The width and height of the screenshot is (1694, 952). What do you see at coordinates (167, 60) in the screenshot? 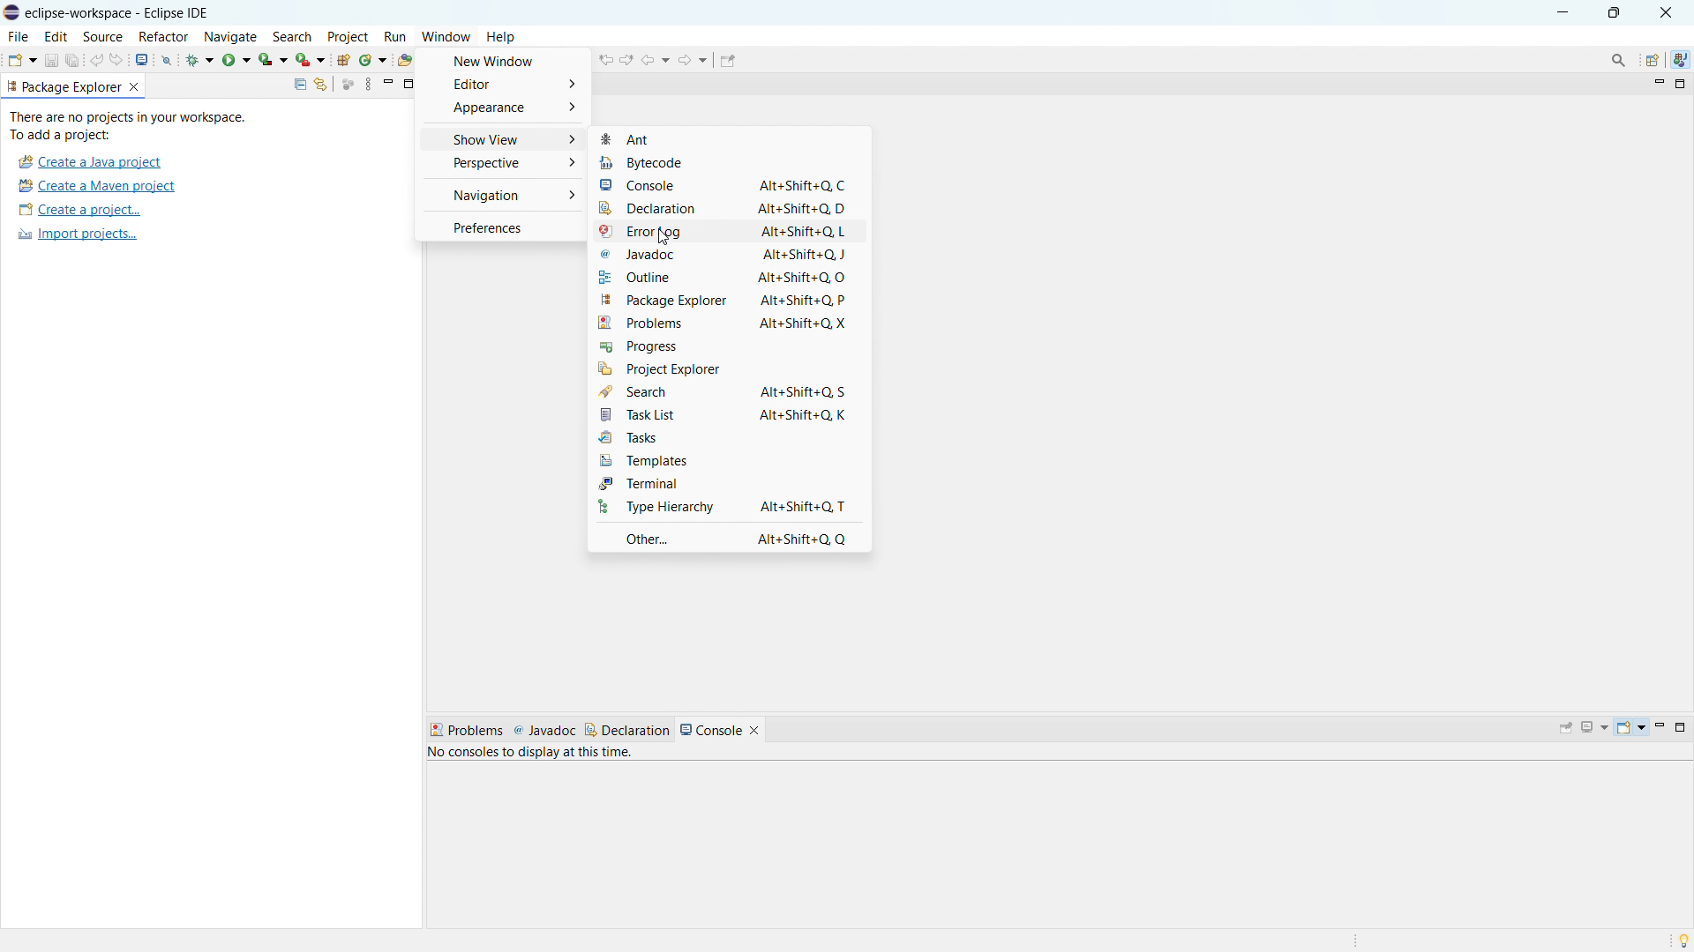
I see `skip all breakpoints` at bounding box center [167, 60].